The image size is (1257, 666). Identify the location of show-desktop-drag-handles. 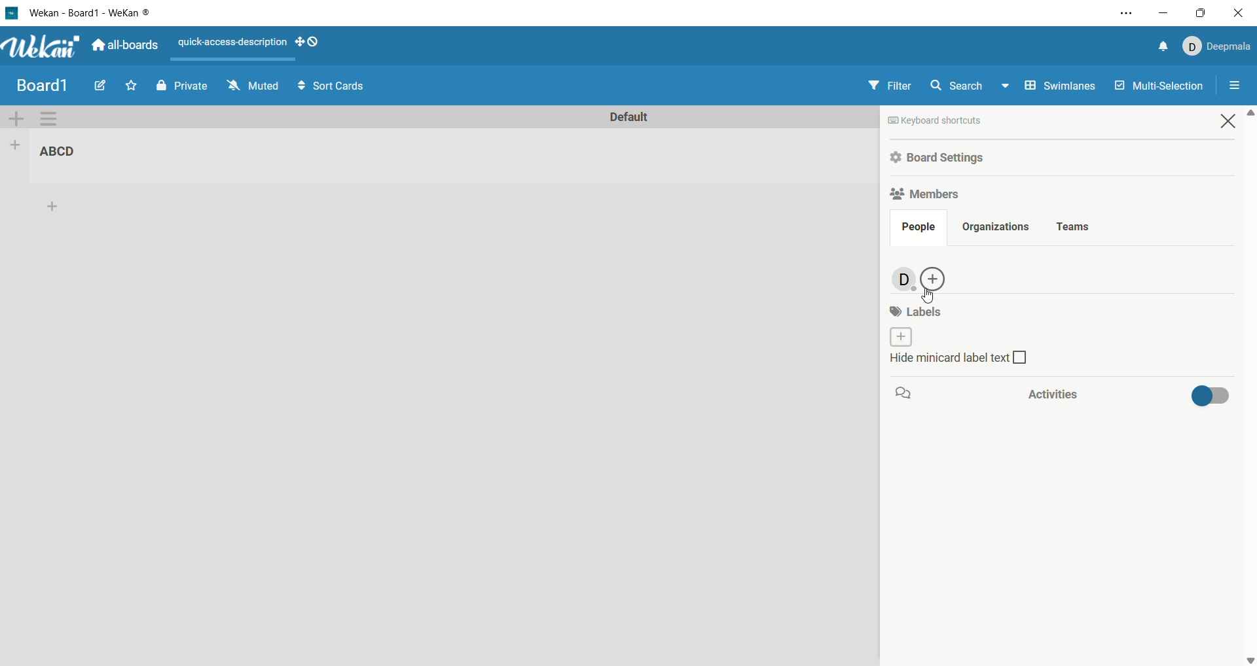
(301, 43).